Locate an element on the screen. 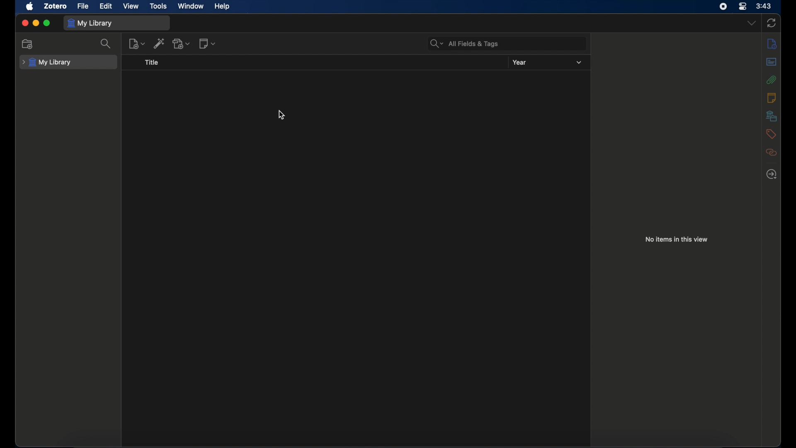  new item is located at coordinates (137, 43).